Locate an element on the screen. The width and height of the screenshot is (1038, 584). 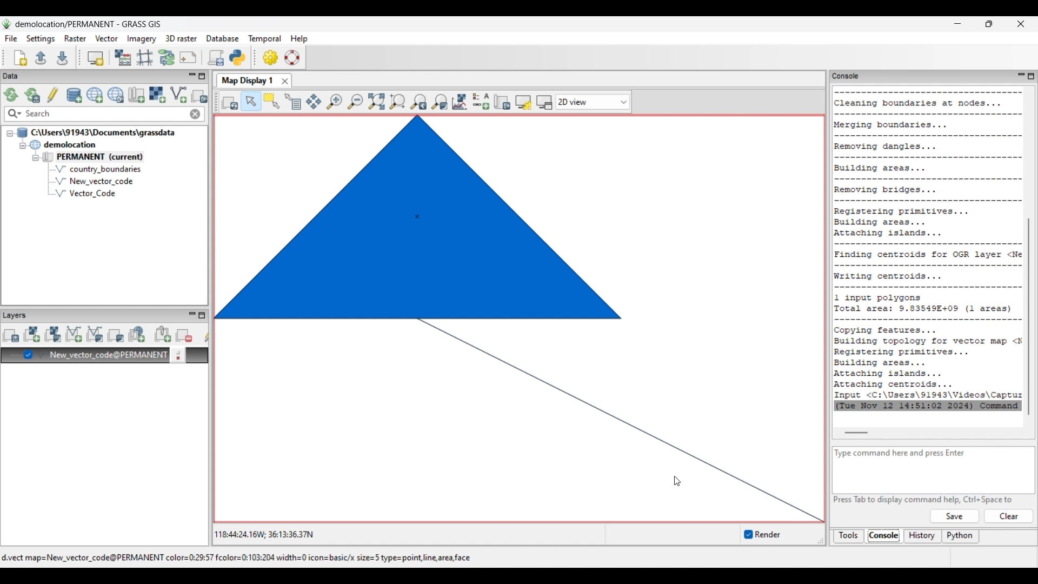
Vector code is located at coordinates (98, 195).